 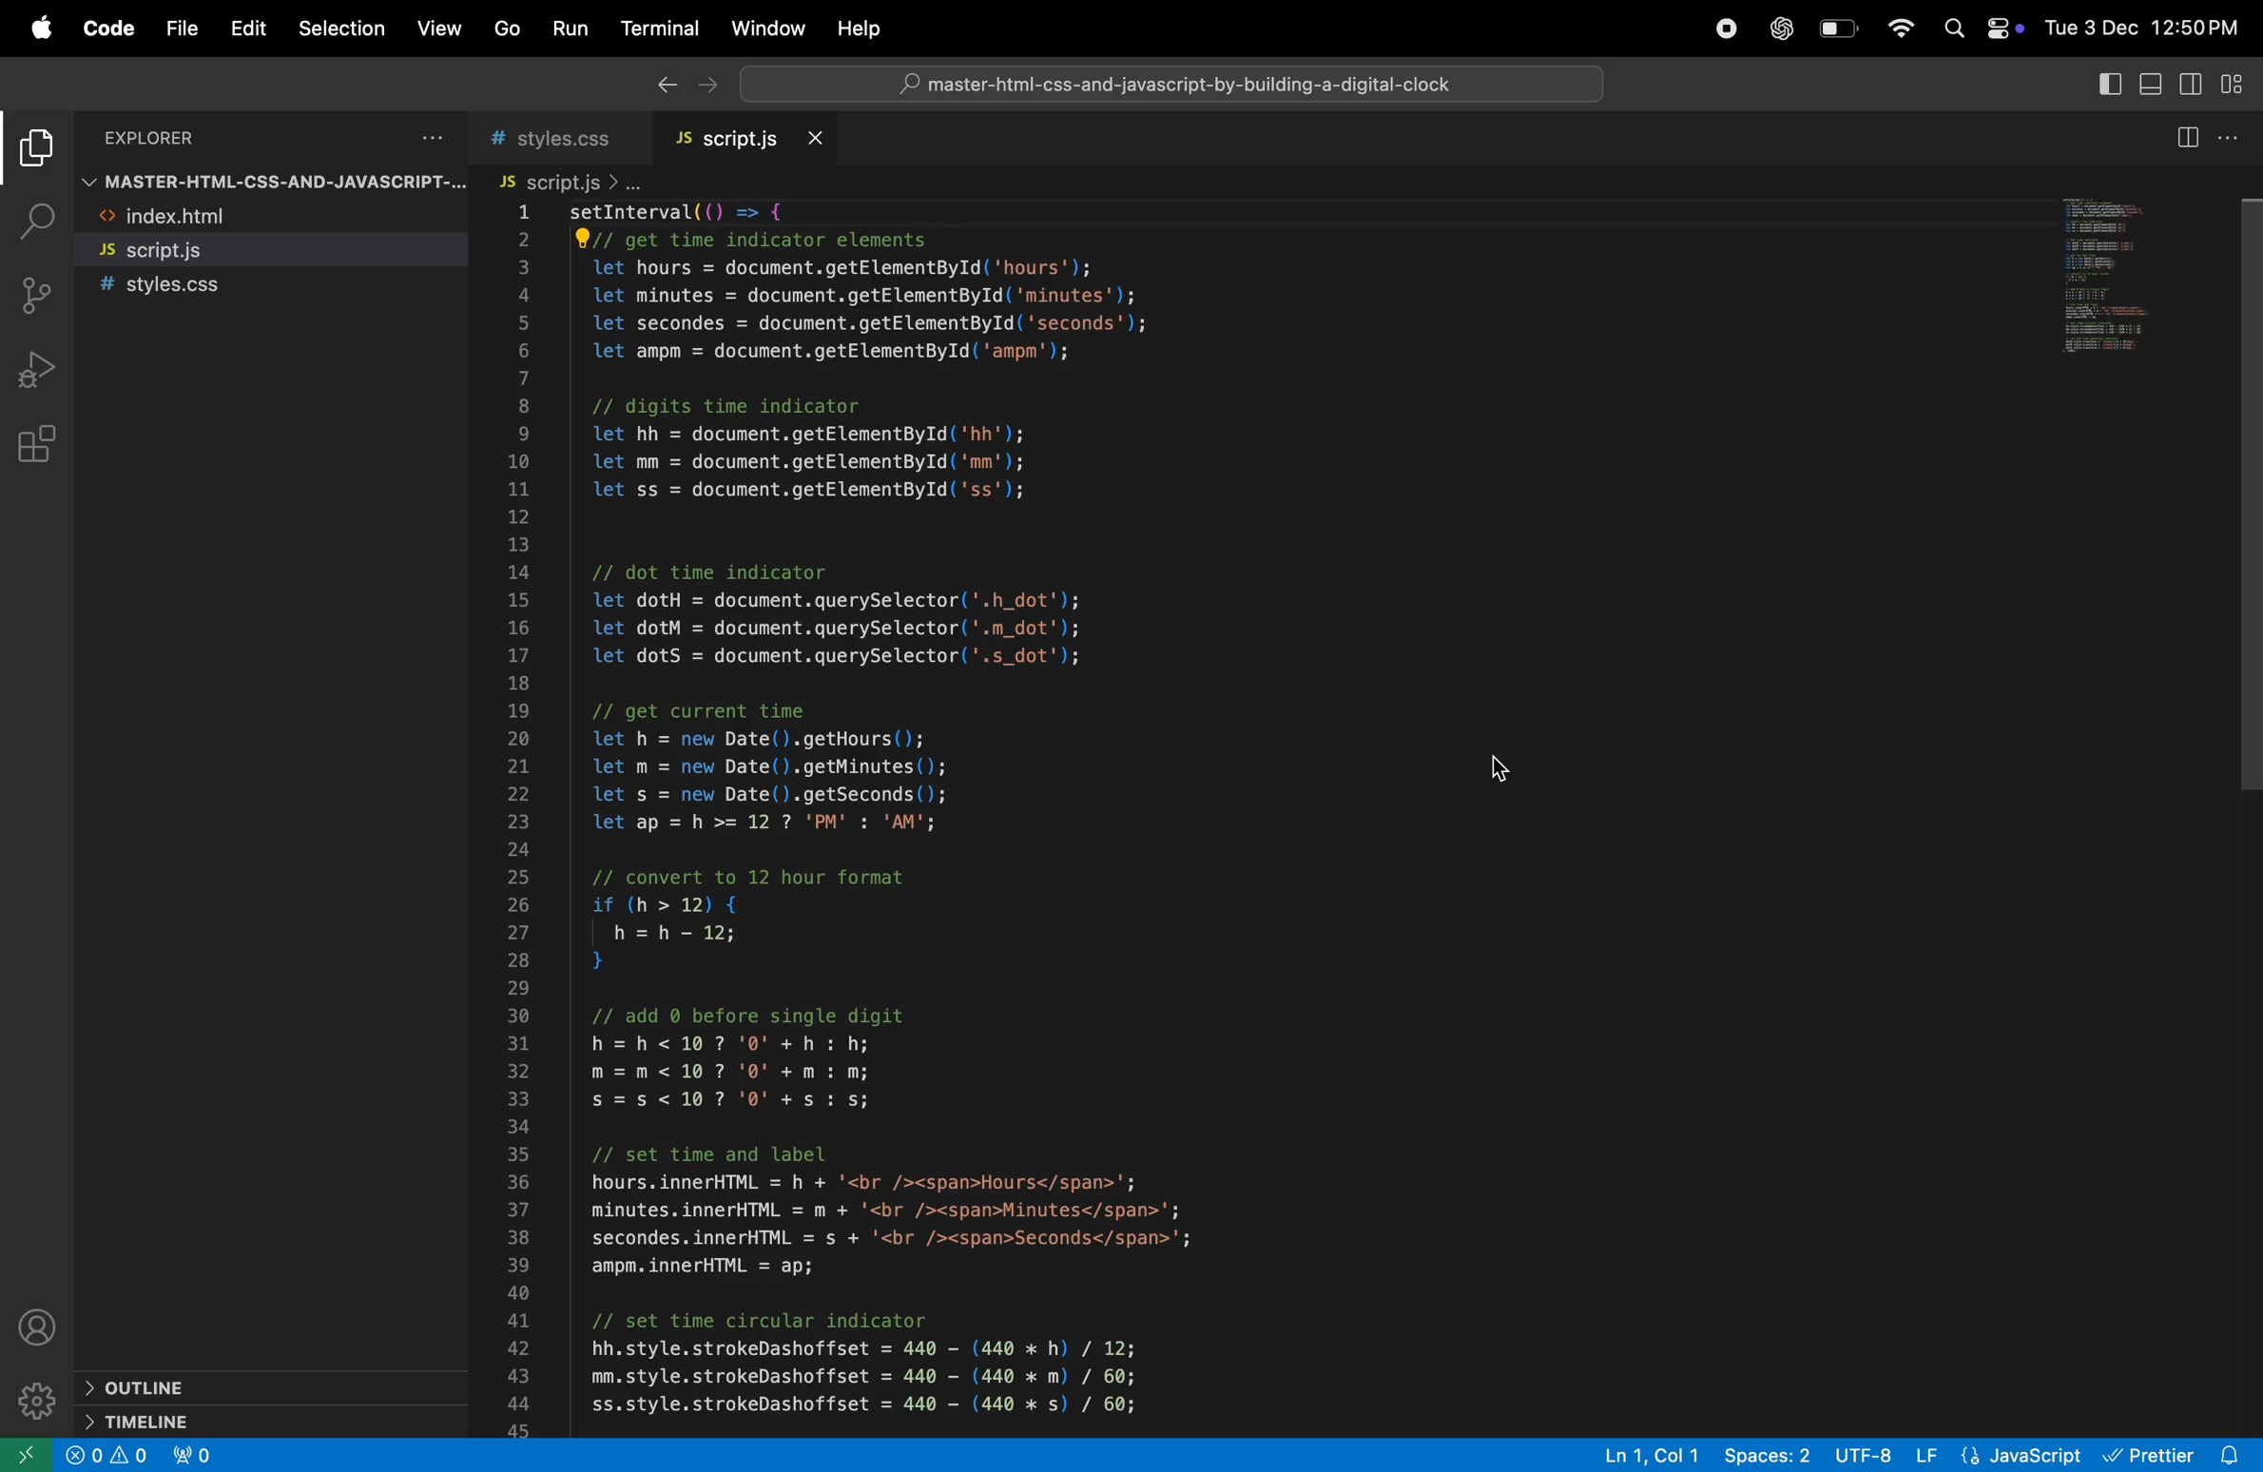 What do you see at coordinates (40, 29) in the screenshot?
I see `apple menu` at bounding box center [40, 29].